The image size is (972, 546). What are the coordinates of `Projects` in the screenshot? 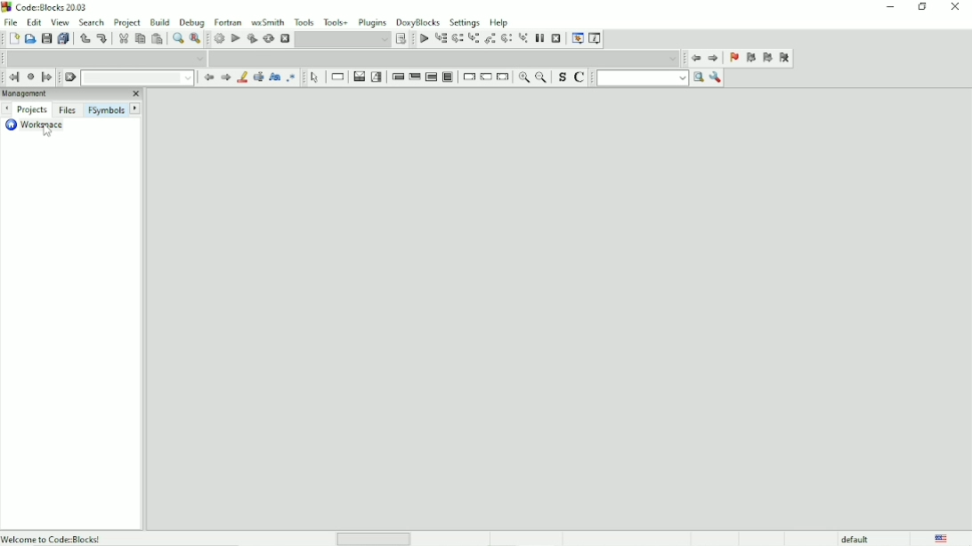 It's located at (34, 109).